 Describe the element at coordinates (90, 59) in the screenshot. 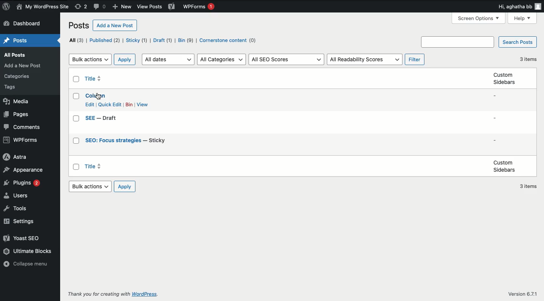

I see `Bulk actions` at that location.